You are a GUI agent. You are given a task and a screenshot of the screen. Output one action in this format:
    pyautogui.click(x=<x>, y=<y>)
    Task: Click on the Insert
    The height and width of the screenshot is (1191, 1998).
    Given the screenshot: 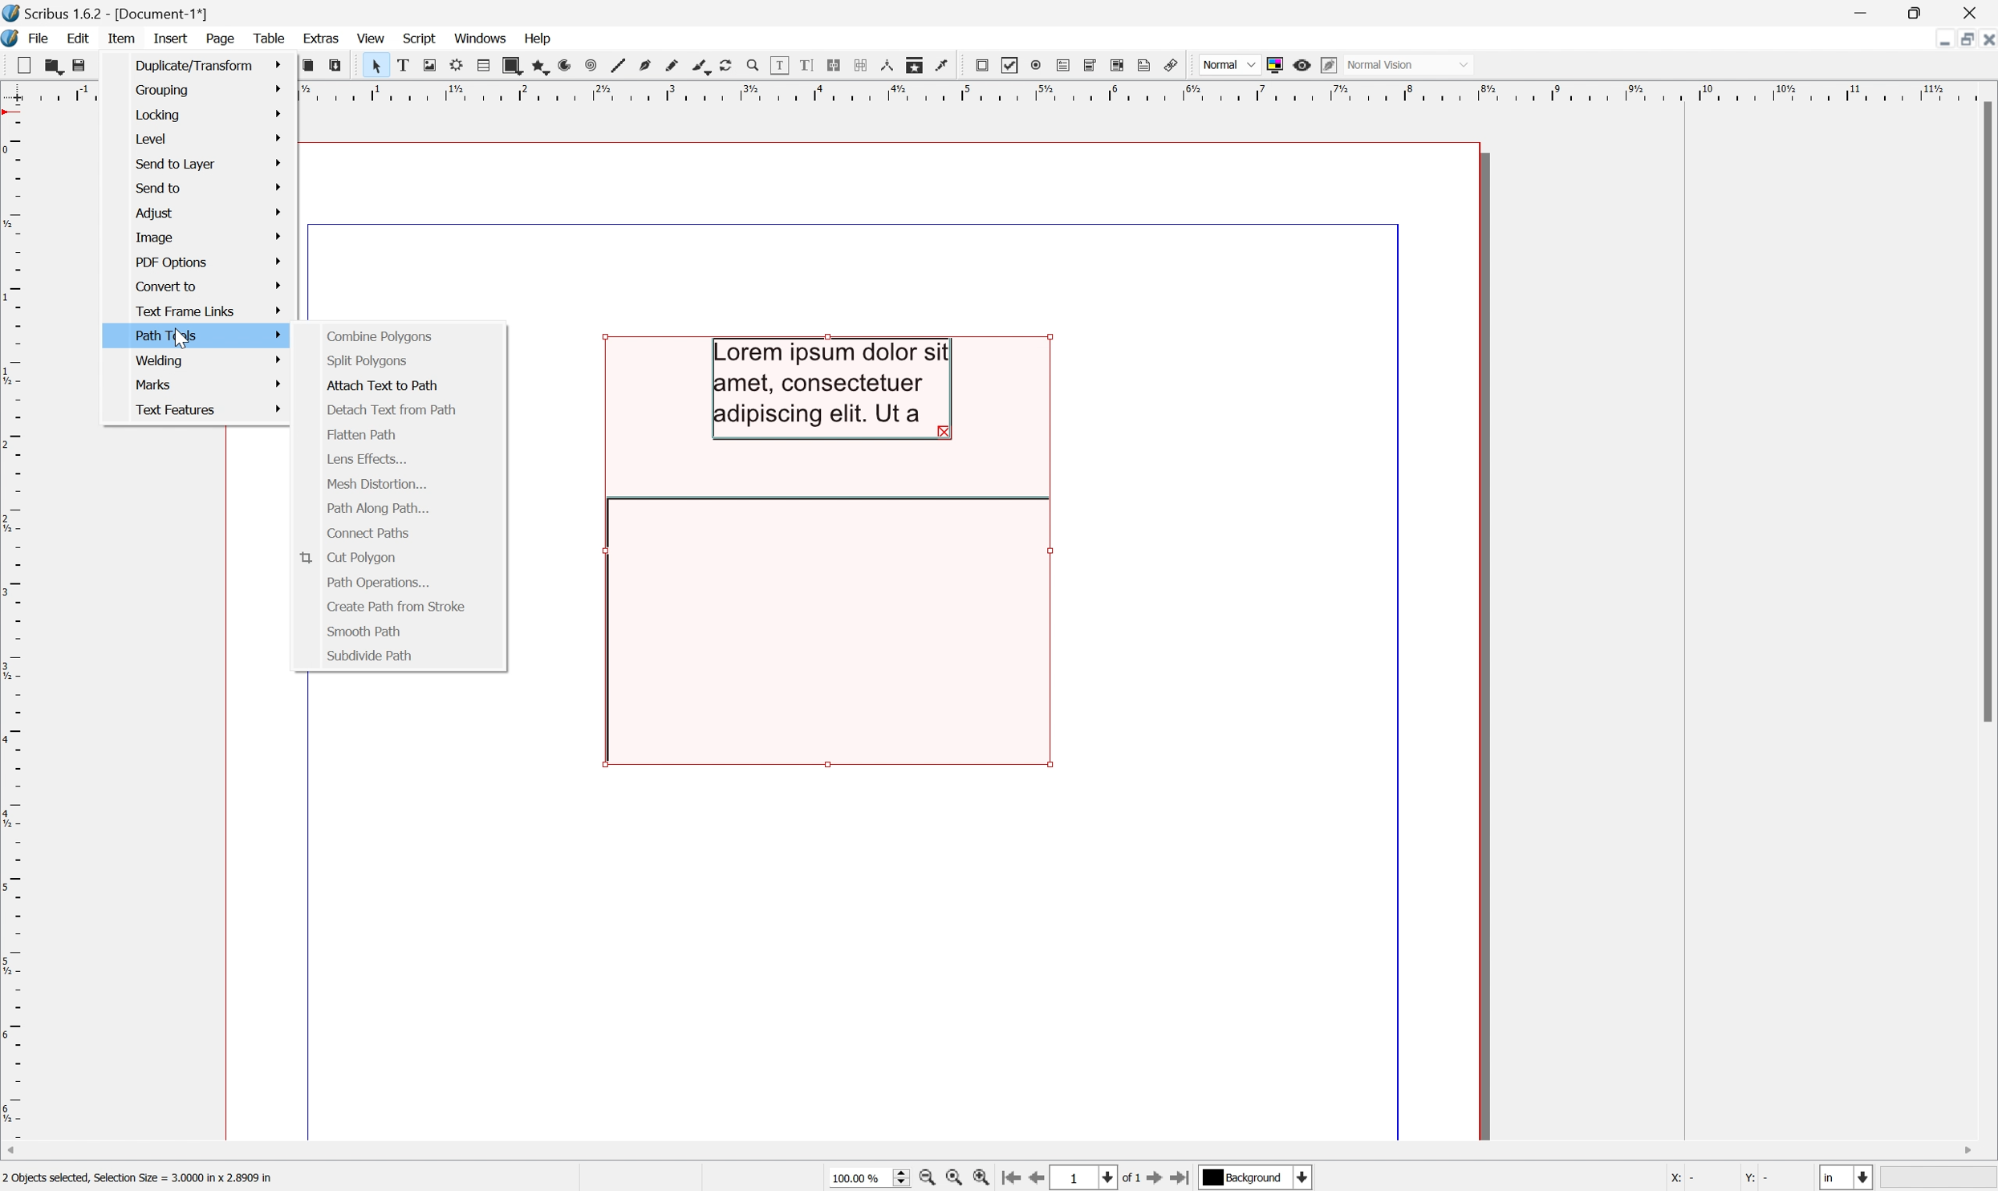 What is the action you would take?
    pyautogui.click(x=169, y=37)
    